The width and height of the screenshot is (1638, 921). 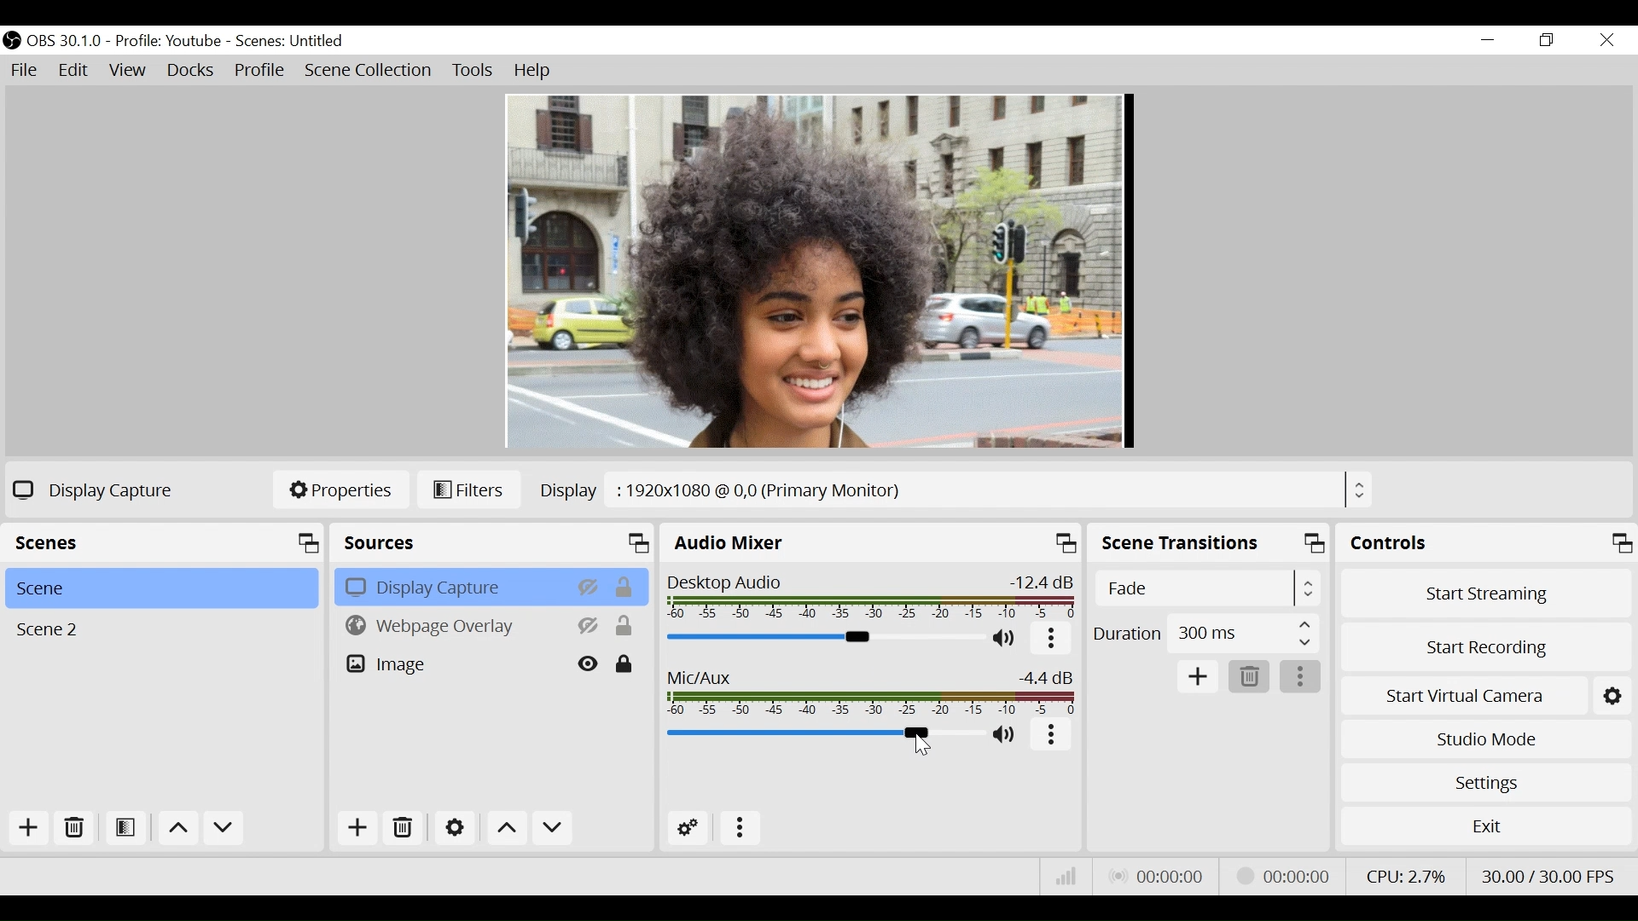 I want to click on Delete, so click(x=405, y=828).